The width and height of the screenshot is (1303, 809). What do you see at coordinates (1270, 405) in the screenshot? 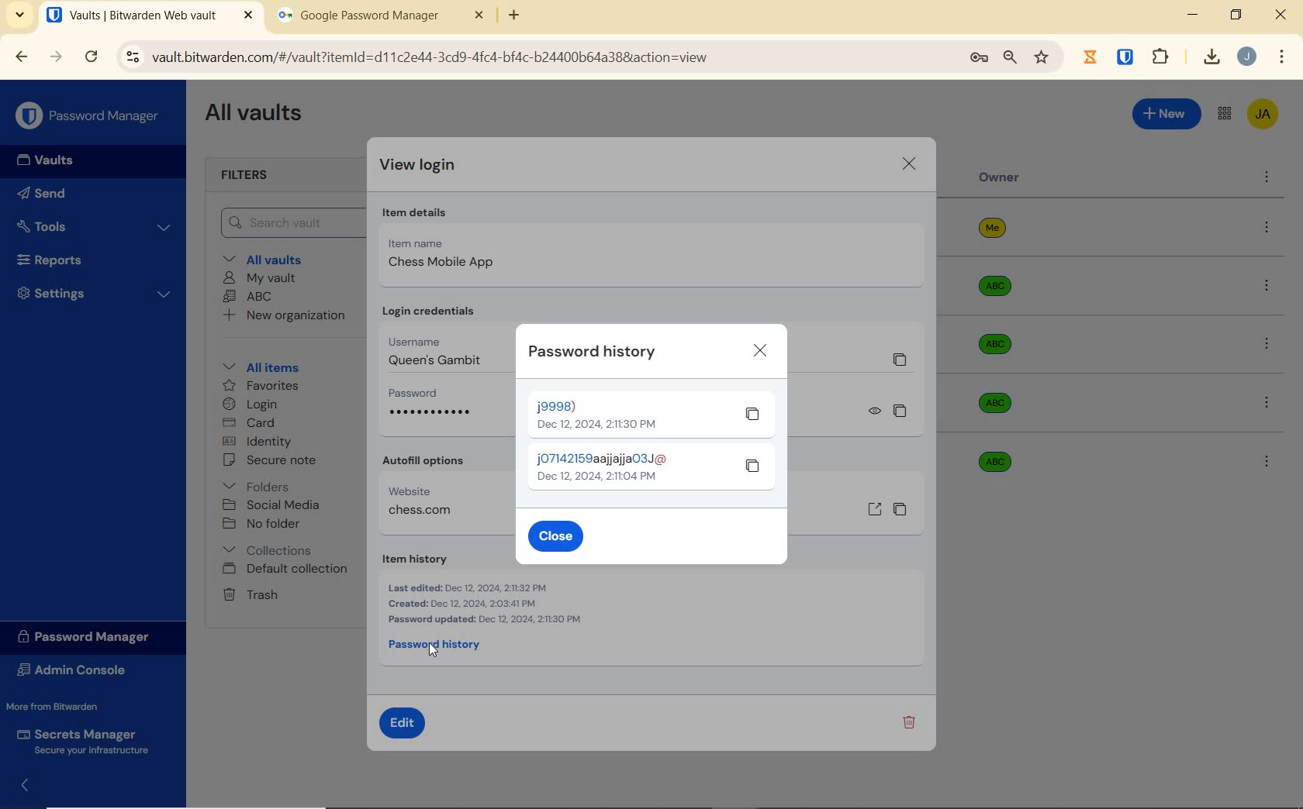
I see `more options` at bounding box center [1270, 405].